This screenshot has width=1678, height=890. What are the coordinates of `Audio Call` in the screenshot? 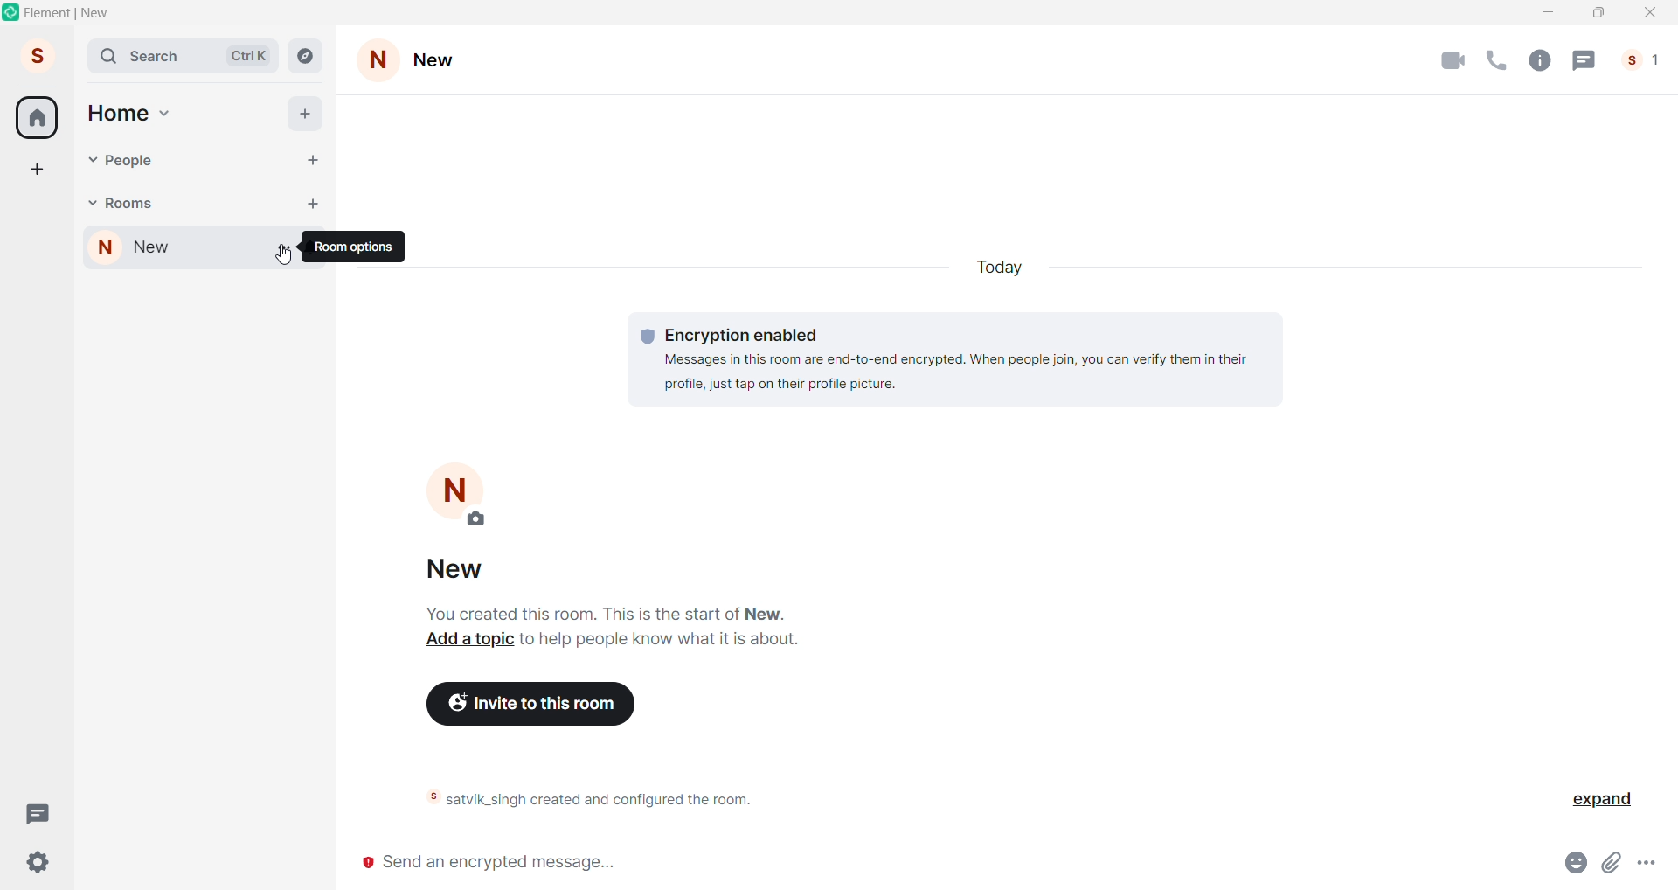 It's located at (1501, 59).